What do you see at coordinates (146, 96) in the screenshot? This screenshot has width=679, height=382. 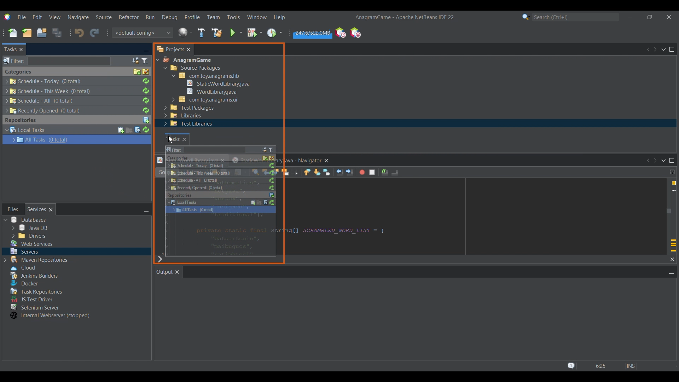 I see `Refresh respective task` at bounding box center [146, 96].